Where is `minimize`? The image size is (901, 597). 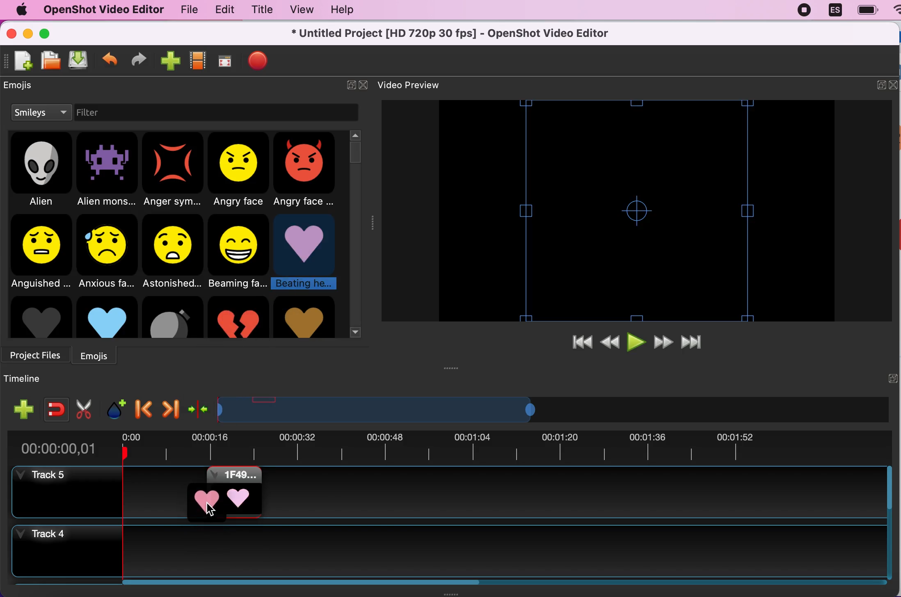
minimize is located at coordinates (29, 35).